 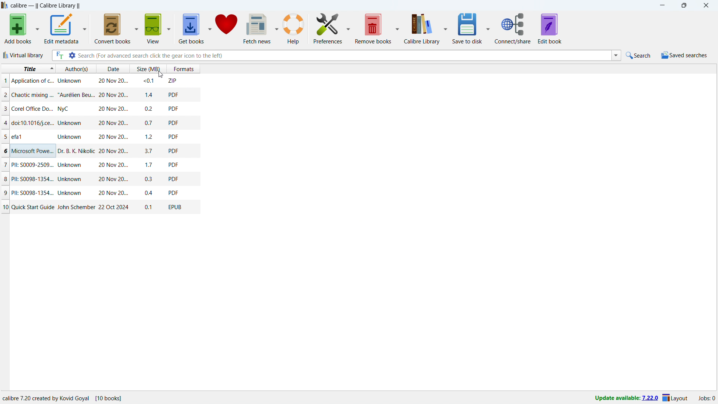 What do you see at coordinates (4, 151) in the screenshot?
I see `6` at bounding box center [4, 151].